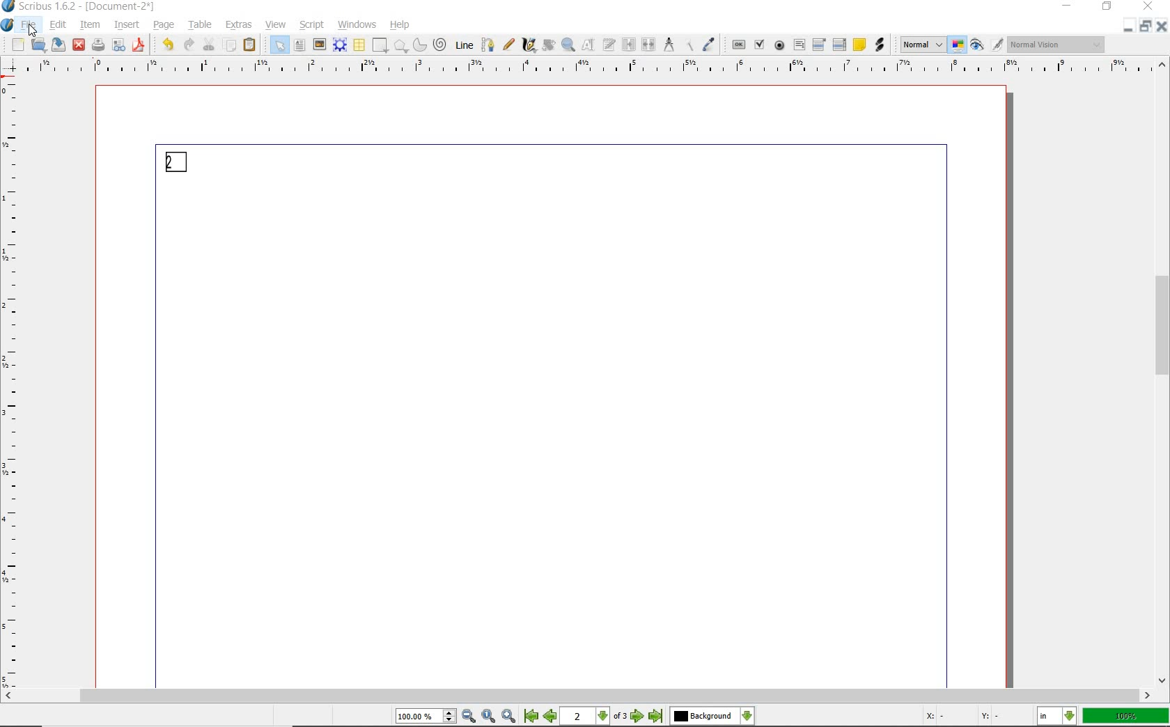 This screenshot has width=1170, height=727. What do you see at coordinates (488, 45) in the screenshot?
I see `Bezier curve` at bounding box center [488, 45].